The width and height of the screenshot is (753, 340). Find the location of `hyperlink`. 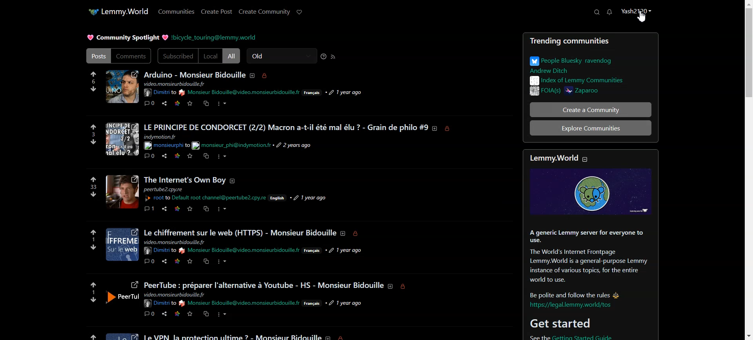

hyperlink is located at coordinates (159, 304).